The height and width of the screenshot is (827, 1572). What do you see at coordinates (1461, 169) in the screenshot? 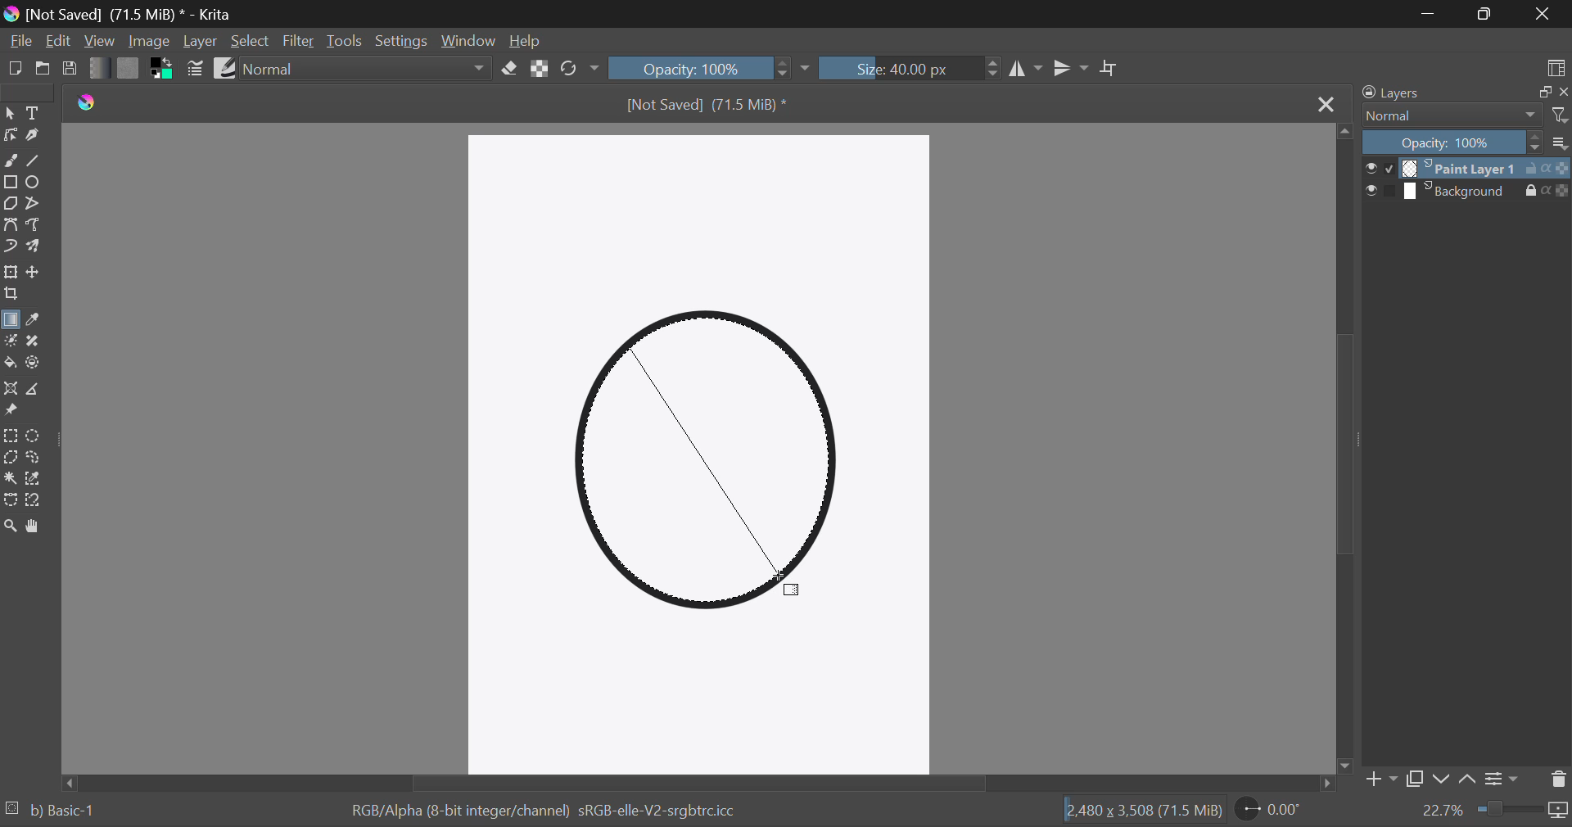
I see `layer 1` at bounding box center [1461, 169].